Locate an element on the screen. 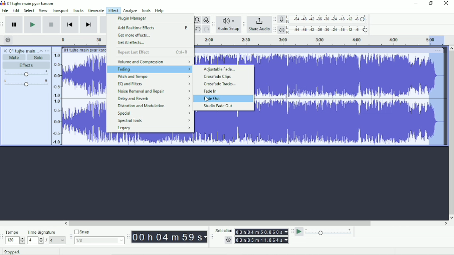  Audacity snapping toolbar is located at coordinates (71, 236).